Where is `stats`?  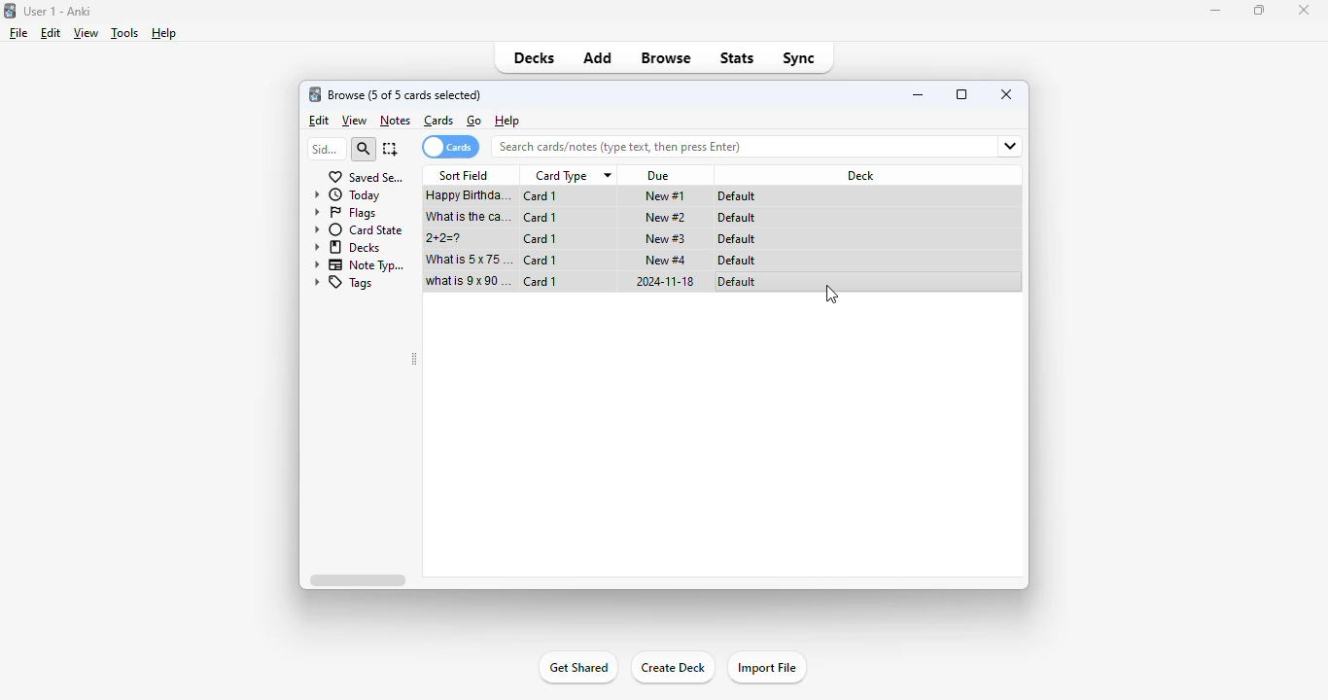
stats is located at coordinates (738, 57).